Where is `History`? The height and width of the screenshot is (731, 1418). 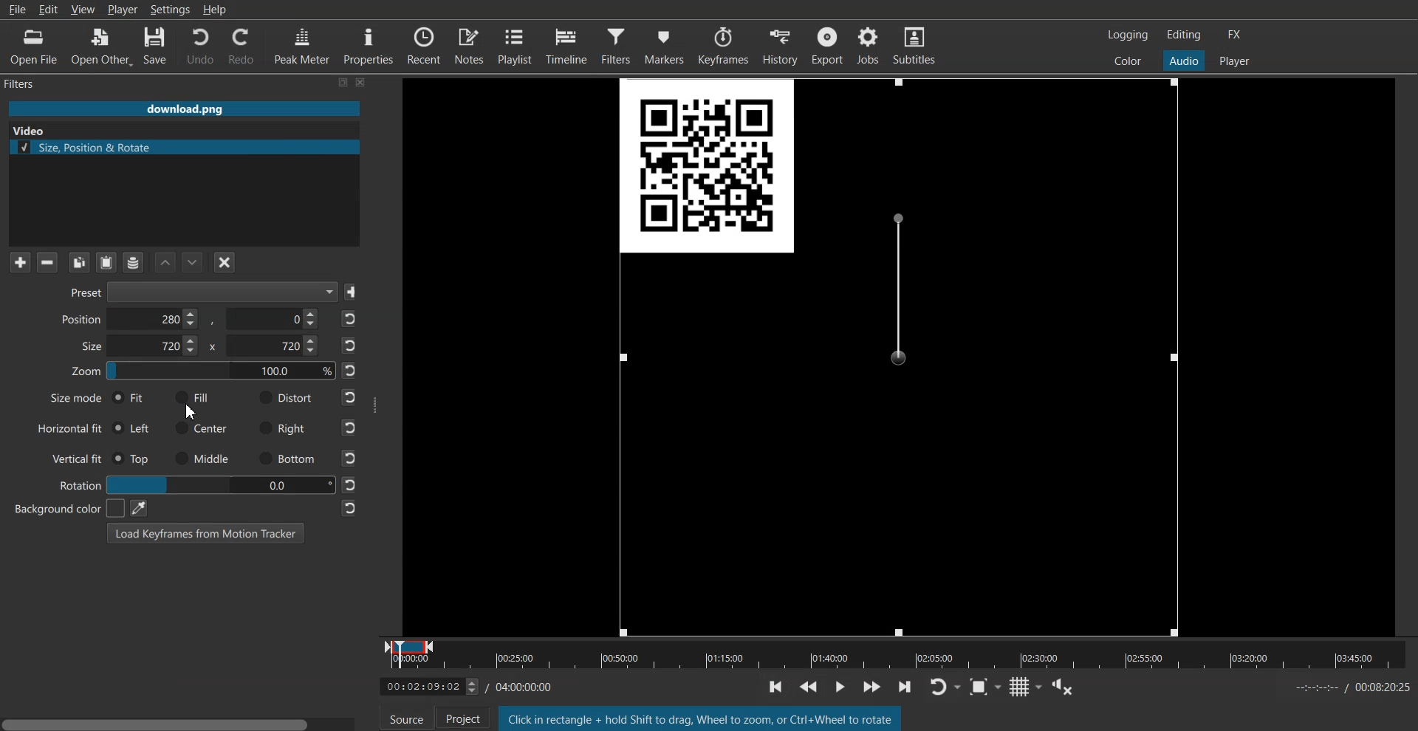 History is located at coordinates (779, 44).